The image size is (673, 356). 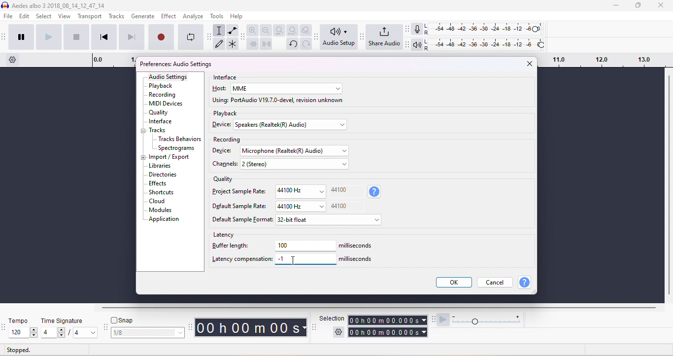 What do you see at coordinates (293, 44) in the screenshot?
I see `undo` at bounding box center [293, 44].